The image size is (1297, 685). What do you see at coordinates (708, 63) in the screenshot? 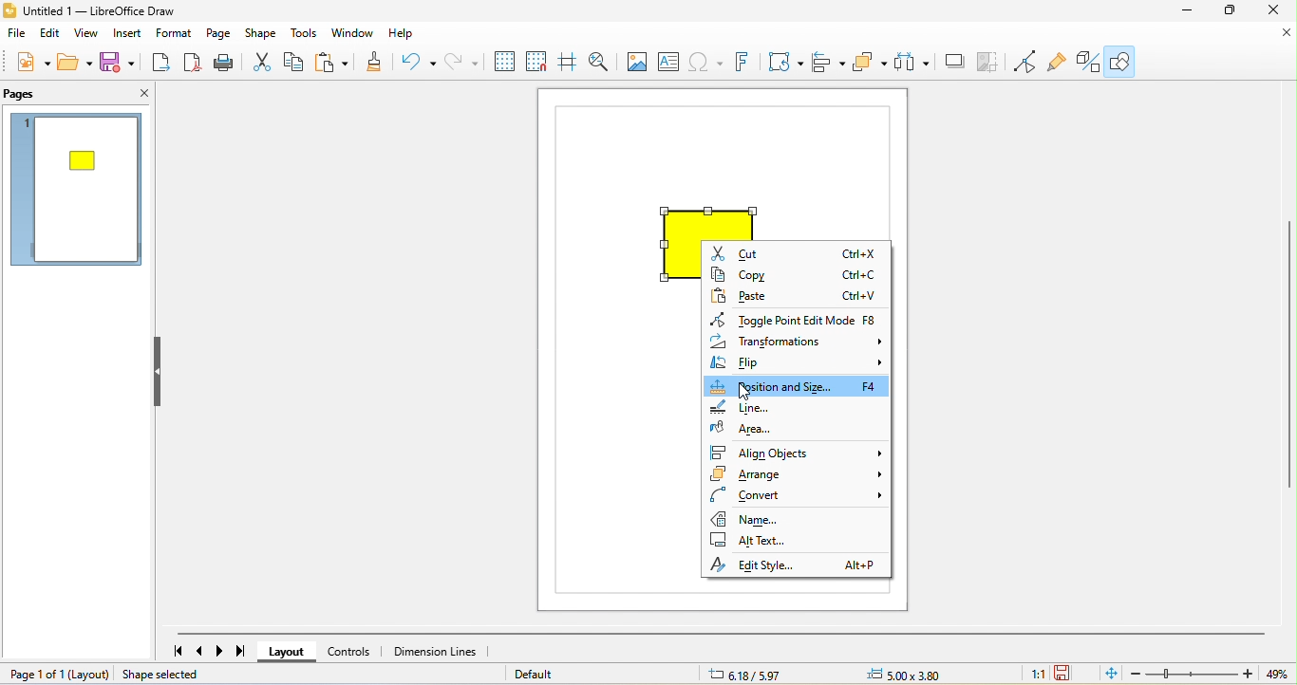
I see `special character` at bounding box center [708, 63].